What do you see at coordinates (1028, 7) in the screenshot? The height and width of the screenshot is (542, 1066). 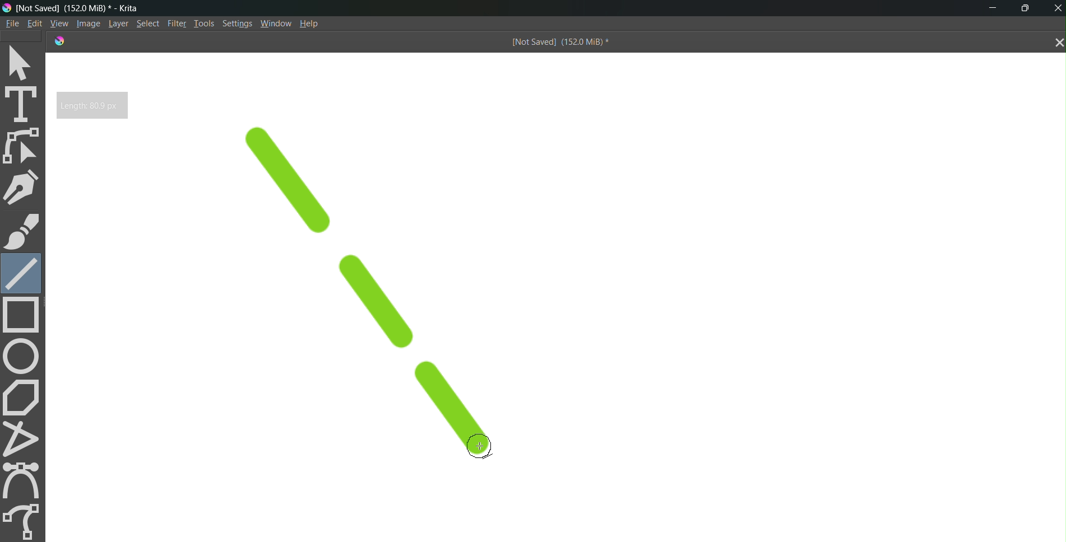 I see `maximize` at bounding box center [1028, 7].